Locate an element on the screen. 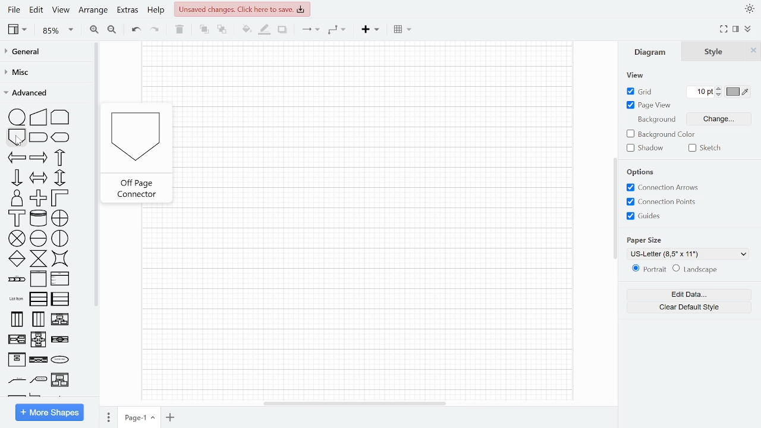 The width and height of the screenshot is (761, 428). sub topic is located at coordinates (15, 380).